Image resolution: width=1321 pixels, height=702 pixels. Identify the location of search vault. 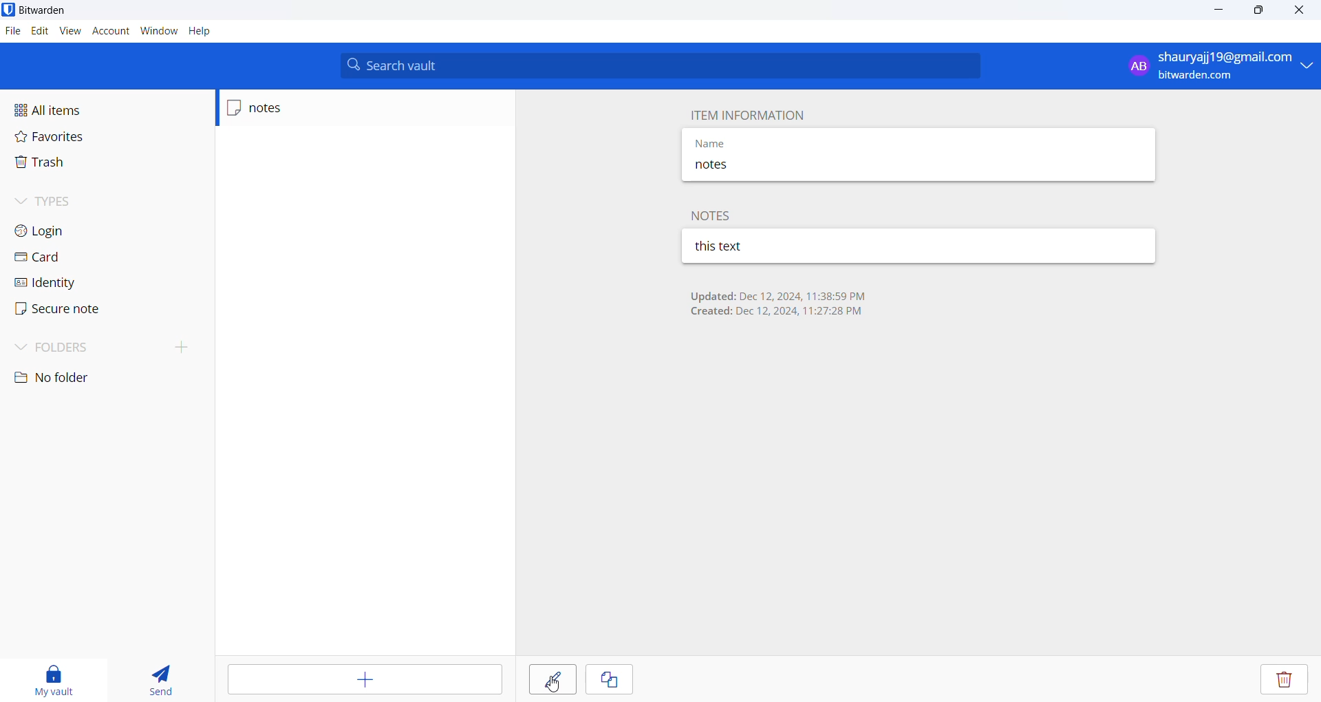
(663, 65).